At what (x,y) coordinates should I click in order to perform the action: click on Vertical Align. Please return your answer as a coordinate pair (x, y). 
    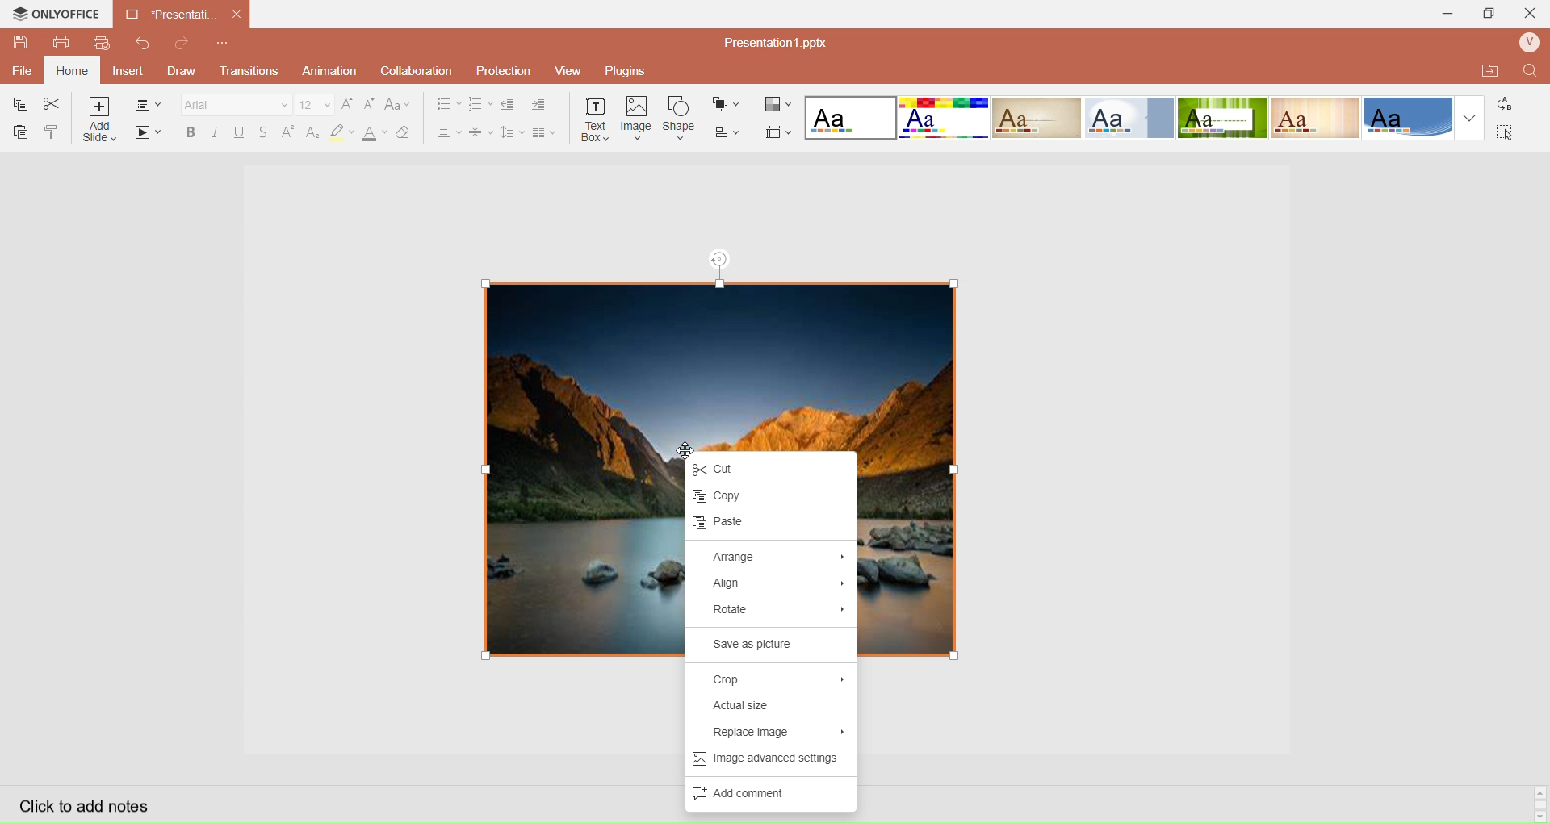
    Looking at the image, I should click on (482, 132).